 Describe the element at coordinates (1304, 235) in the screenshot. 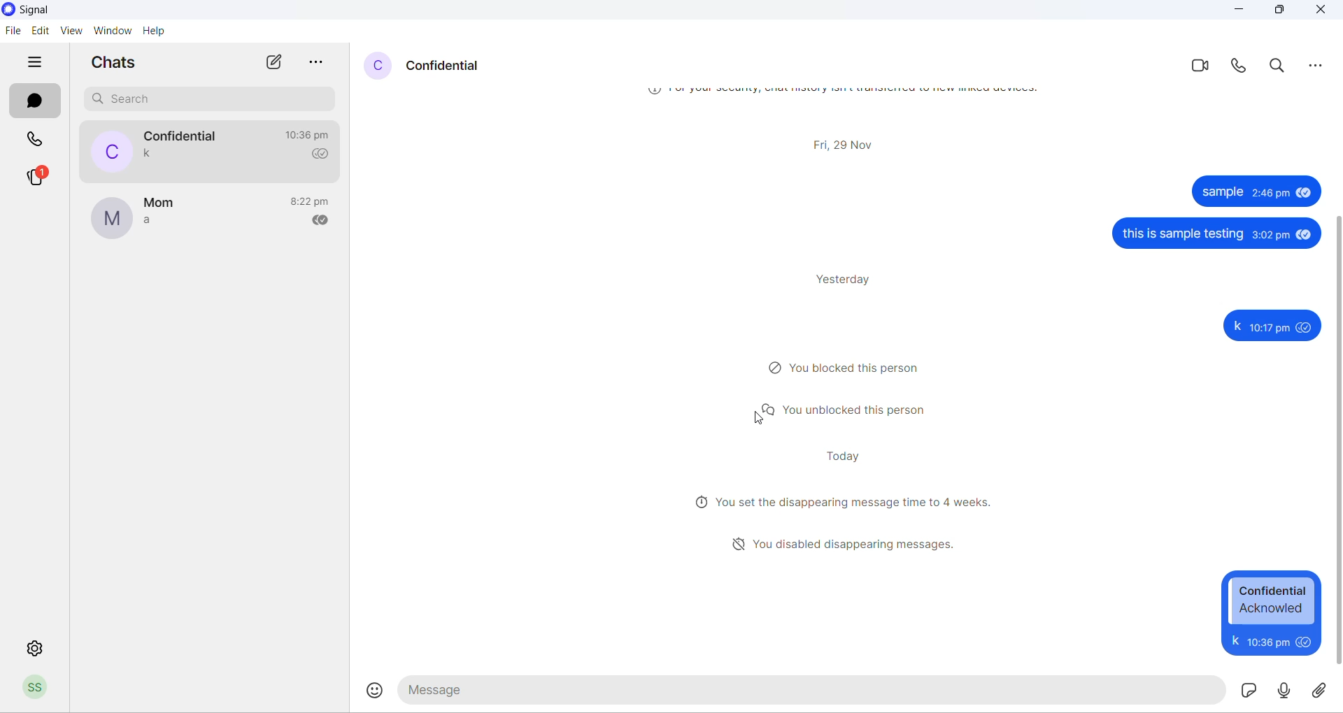

I see `seen` at that location.